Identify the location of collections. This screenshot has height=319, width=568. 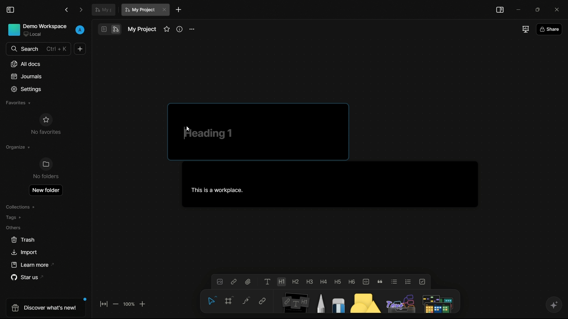
(22, 206).